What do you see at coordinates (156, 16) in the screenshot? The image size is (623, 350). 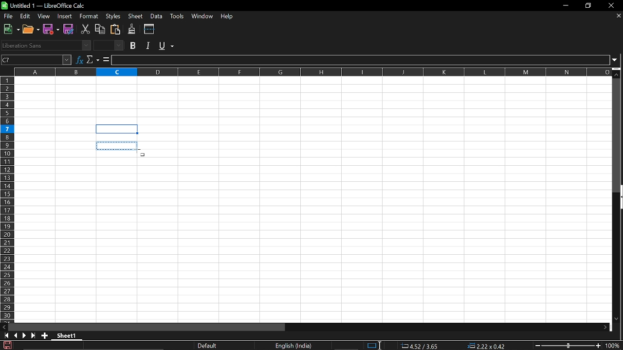 I see `Data` at bounding box center [156, 16].